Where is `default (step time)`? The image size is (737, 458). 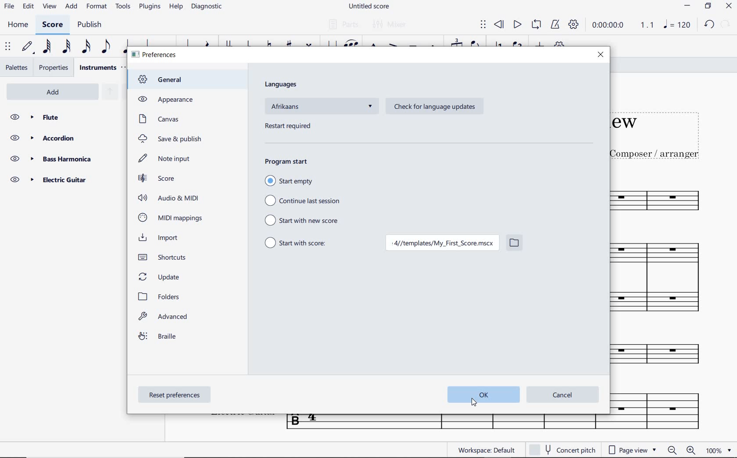 default (step time) is located at coordinates (28, 47).